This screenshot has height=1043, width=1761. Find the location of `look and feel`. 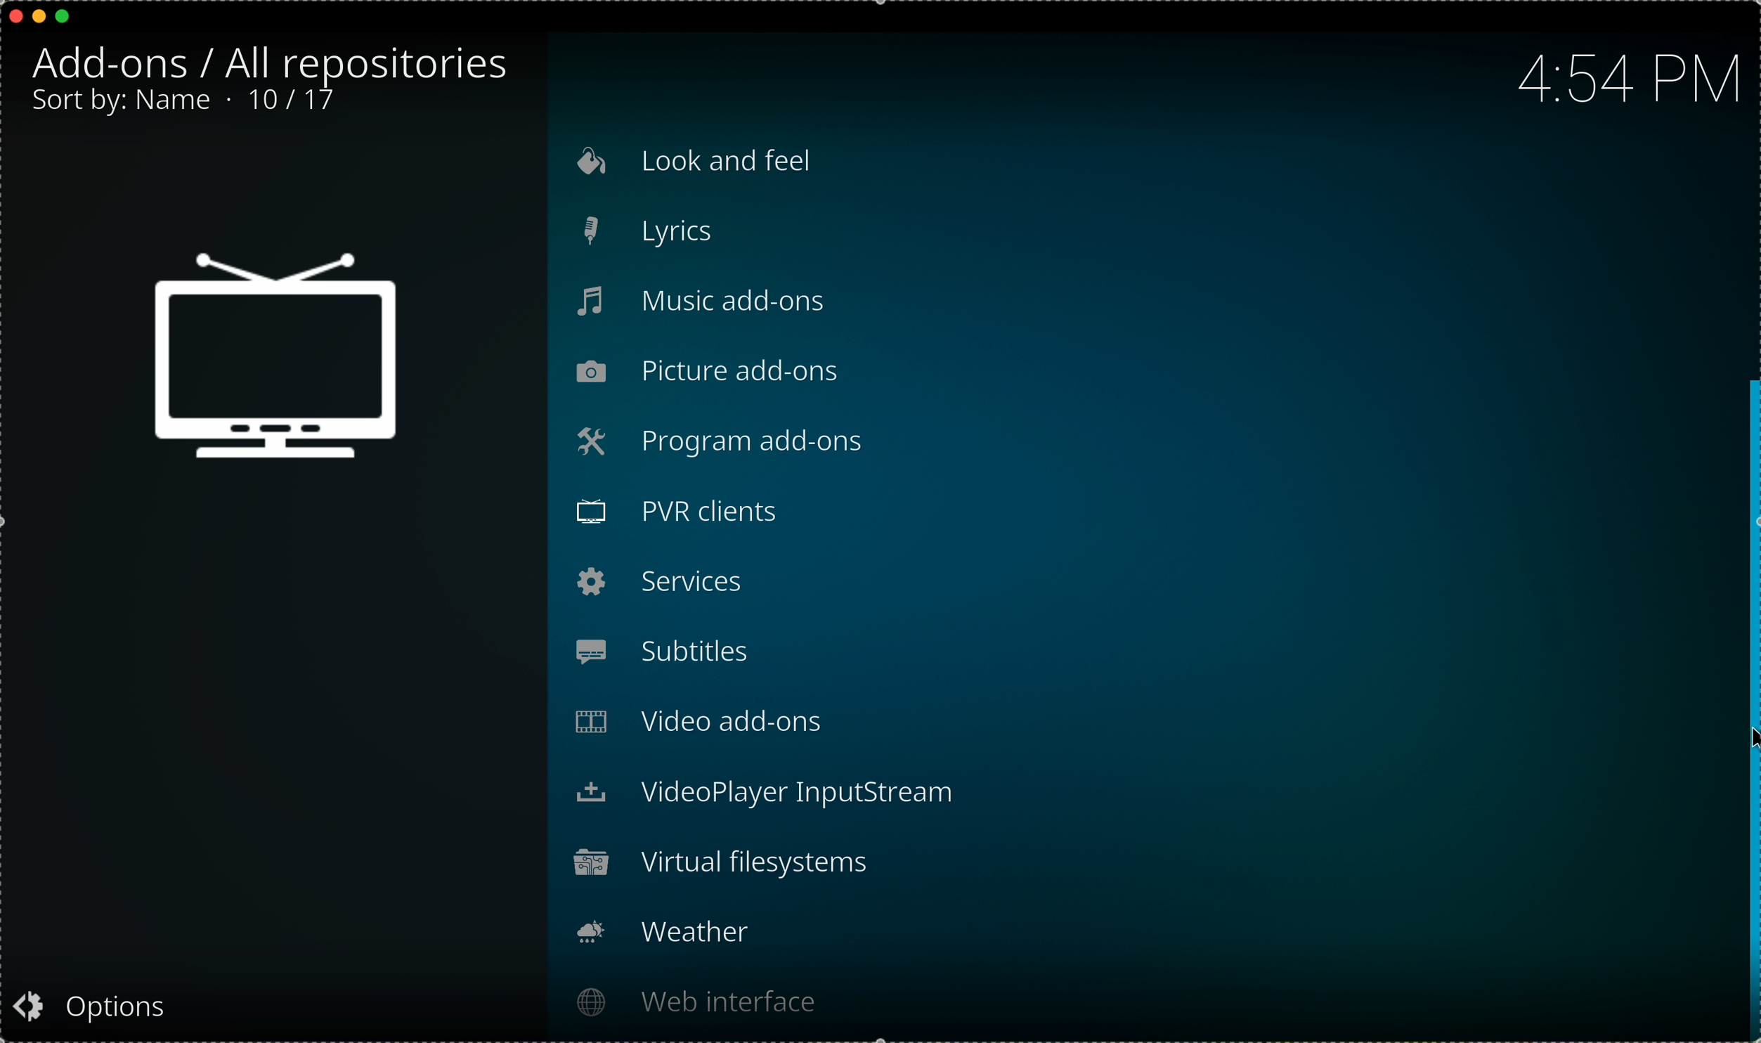

look and feel is located at coordinates (694, 164).